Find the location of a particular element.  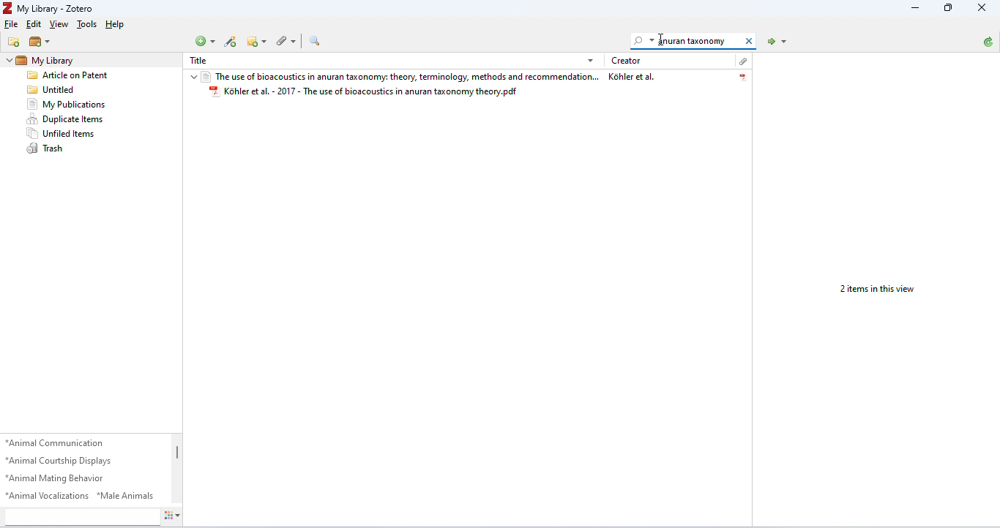

Add Item by Identifier is located at coordinates (229, 42).